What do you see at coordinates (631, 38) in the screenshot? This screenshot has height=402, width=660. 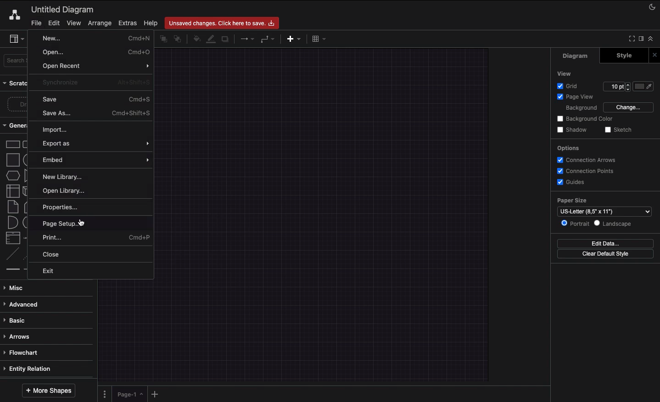 I see `Full screen` at bounding box center [631, 38].